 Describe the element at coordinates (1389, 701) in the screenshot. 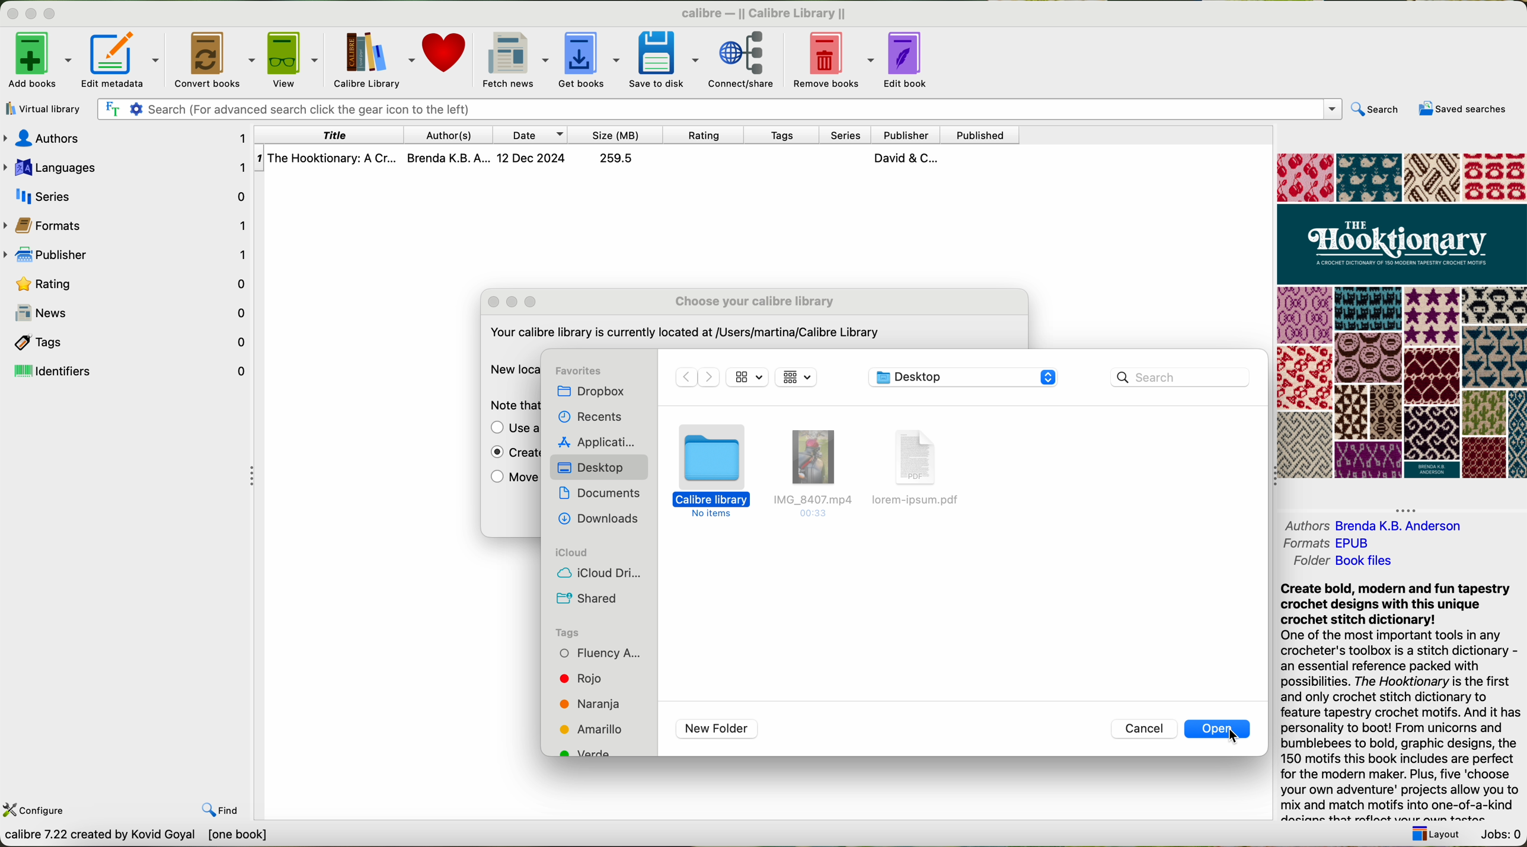

I see `Create bold, modern and fun tapestry
crochet designs with this unique
crochet stitch dictionary!

One of the most important tools in any
crocheter's toolbox is a stitch dictionary -
an essential reference packed with
possibilities. The Hooktionary is the first
and only crochet stitch dictionary to
feature tapestry crochet motifs. And it has
personality to boot! From unicorns and
bumblebees to bold, graphic designs, the
150 motifs this book includes are perfect
for the modern maker. Plus, five ‘choose
your own adventure' projects allow you to
mix and match motifs into one-of-a-kind` at that location.